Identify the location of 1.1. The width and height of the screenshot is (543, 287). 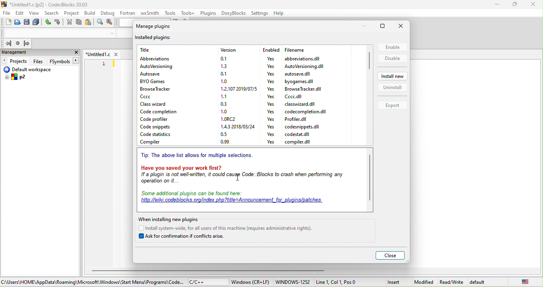
(225, 96).